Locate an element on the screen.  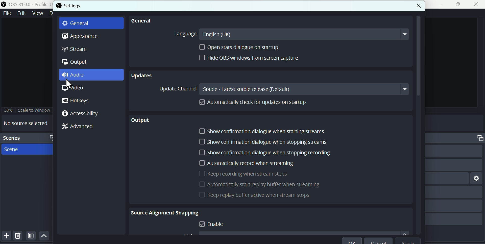
Edit is located at coordinates (21, 13).